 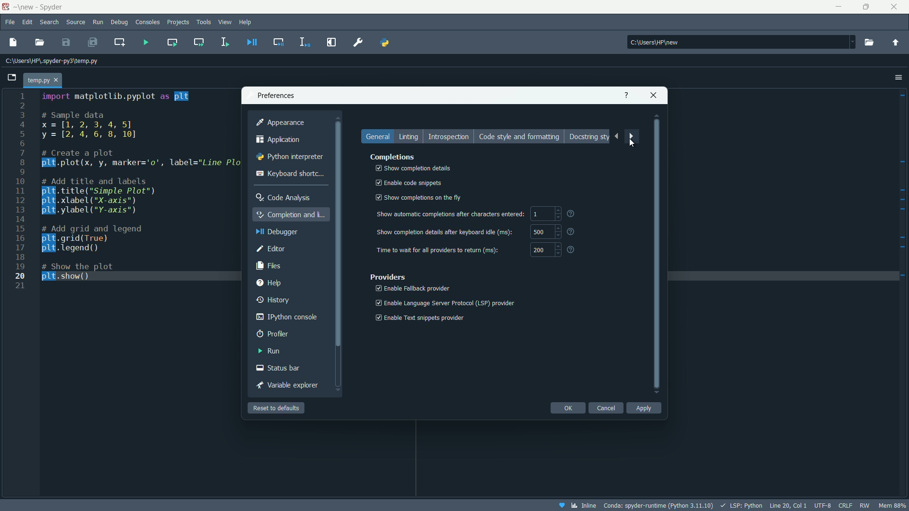 I want to click on variable explorer, so click(x=290, y=385).